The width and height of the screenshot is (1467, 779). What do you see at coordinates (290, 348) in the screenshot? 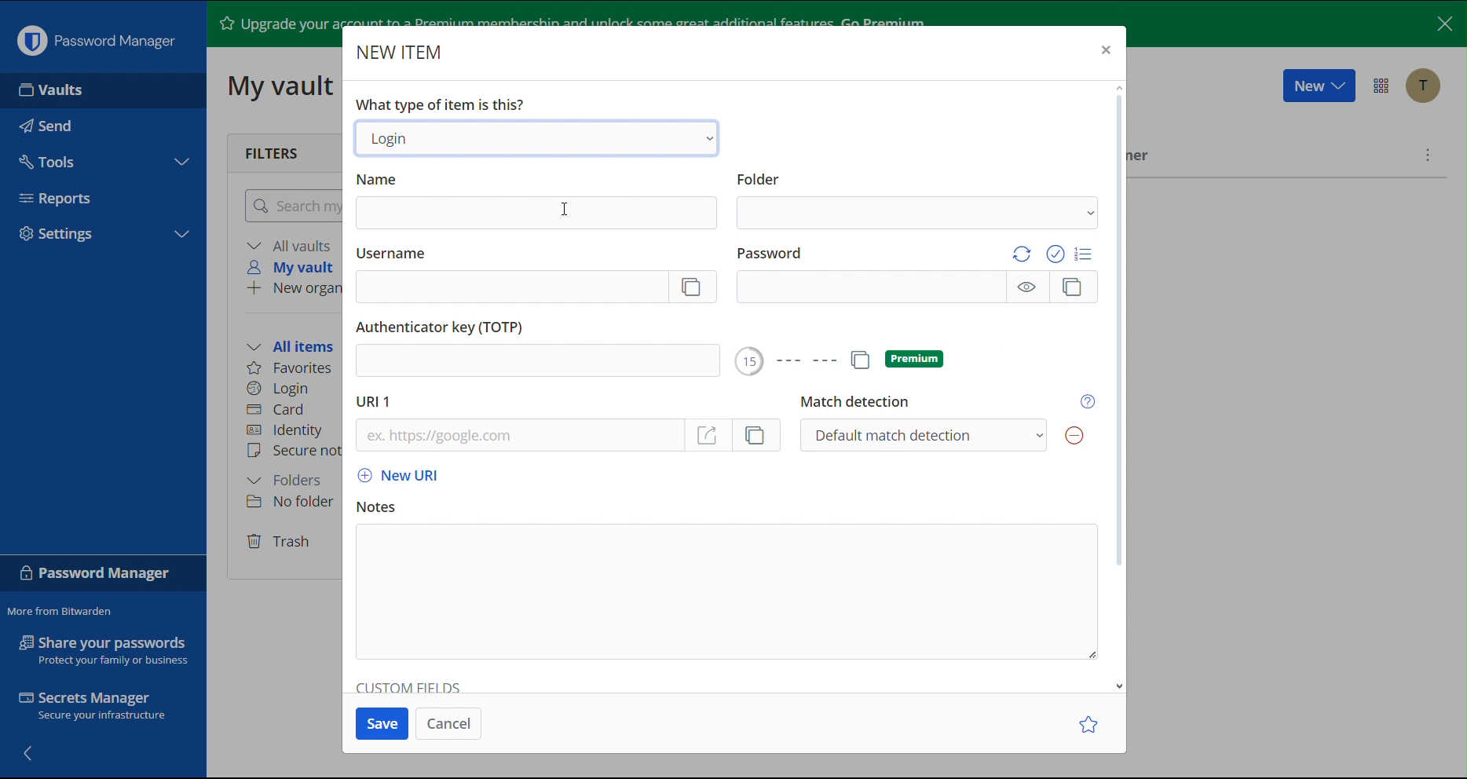
I see `All items` at bounding box center [290, 348].